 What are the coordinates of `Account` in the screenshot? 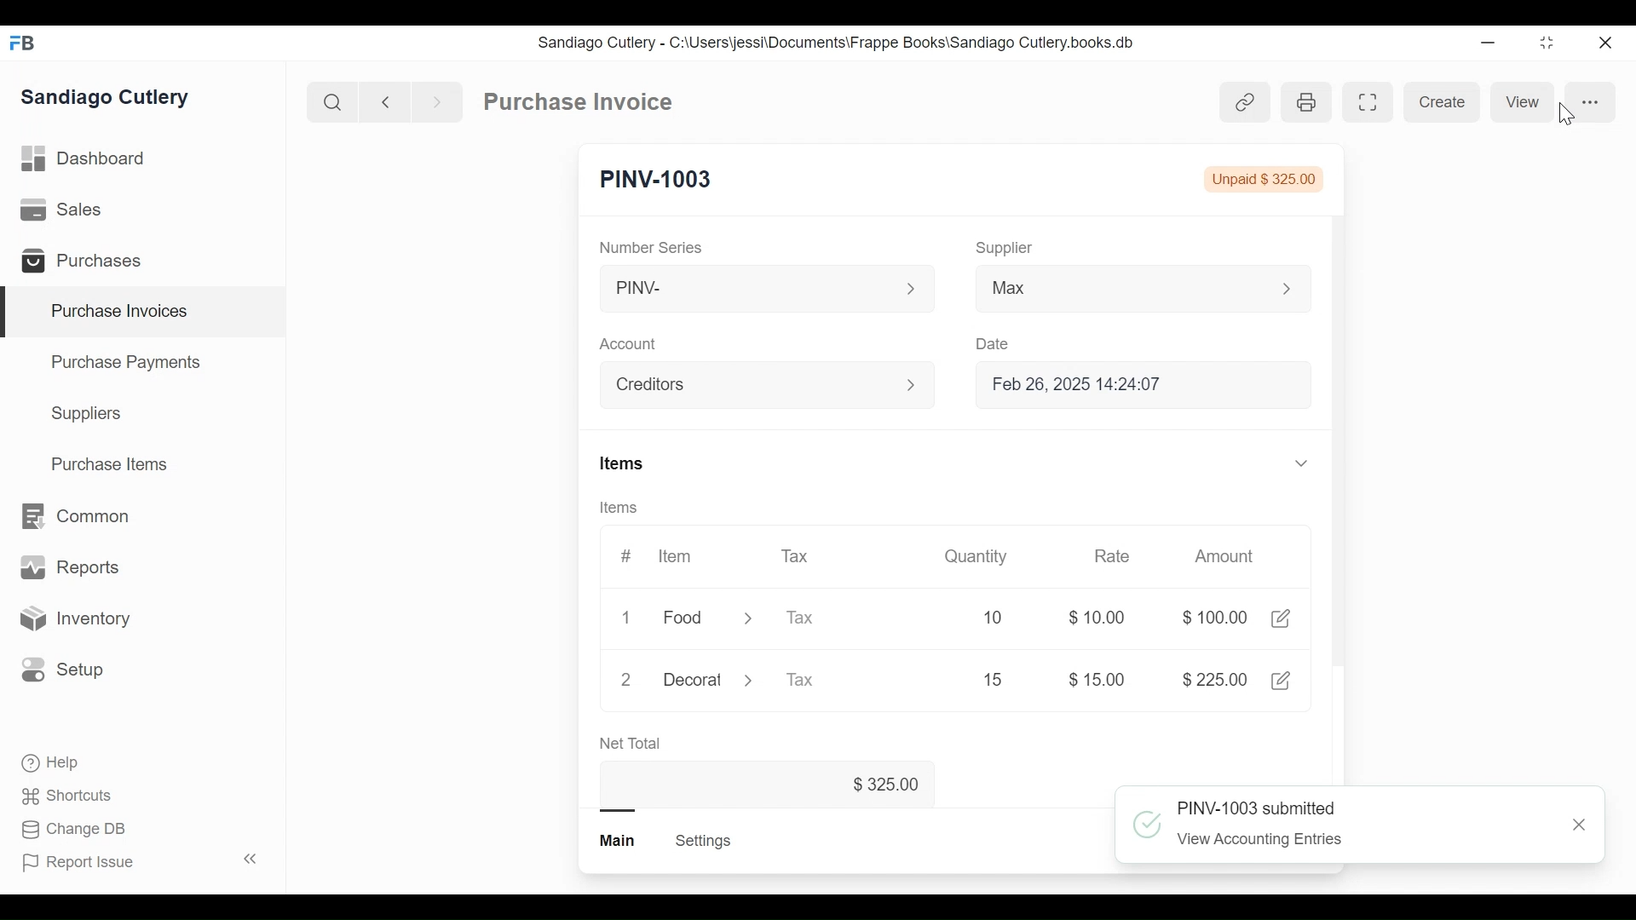 It's located at (746, 388).